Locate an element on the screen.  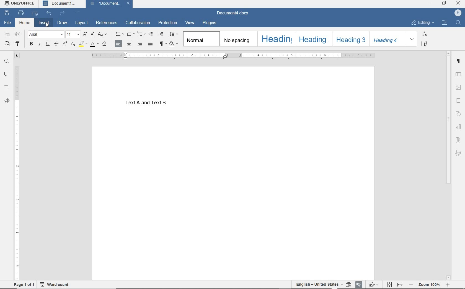
SYSTEM NAME is located at coordinates (20, 4).